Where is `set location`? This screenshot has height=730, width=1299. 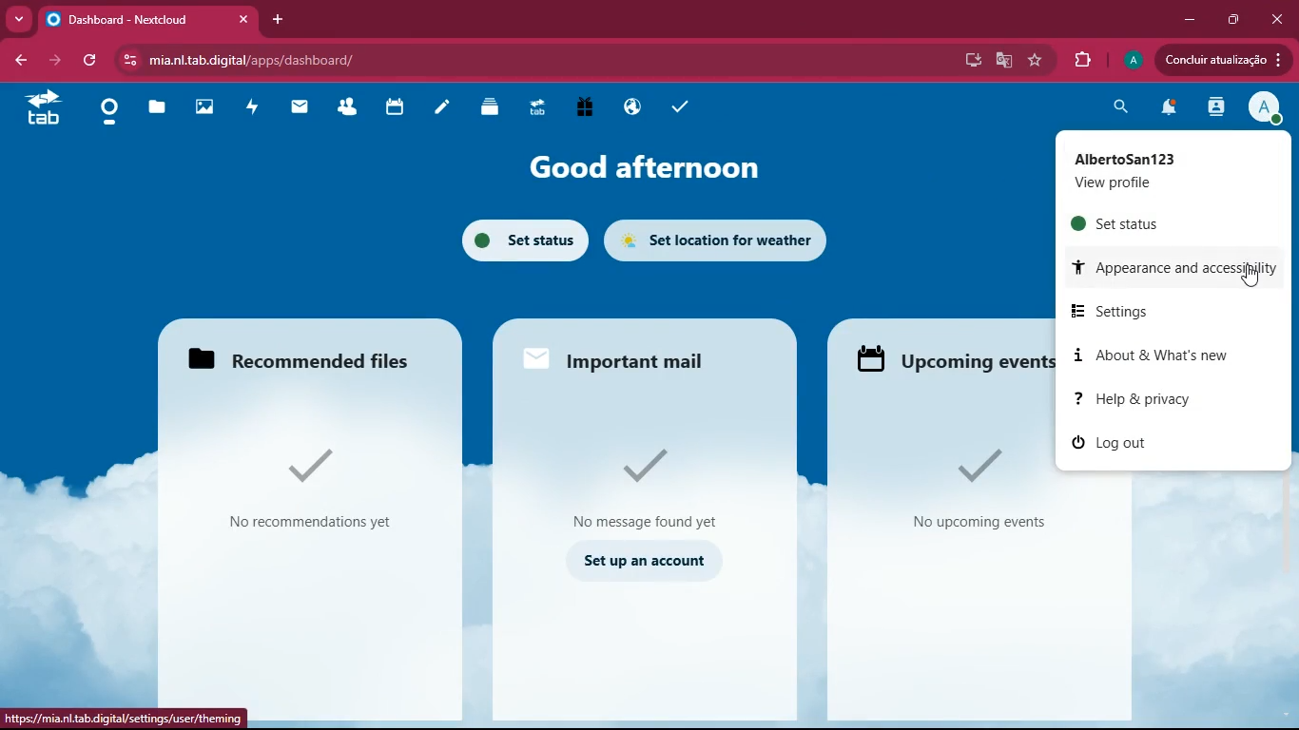 set location is located at coordinates (719, 240).